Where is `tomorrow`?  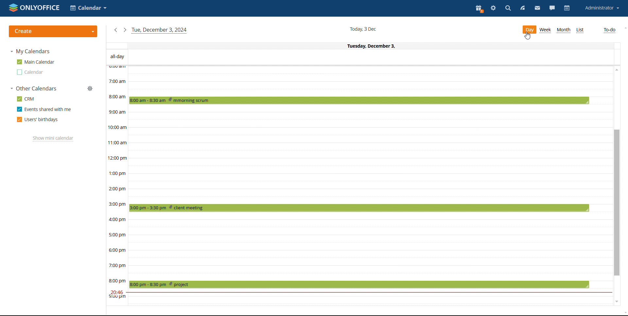 tomorrow is located at coordinates (125, 30).